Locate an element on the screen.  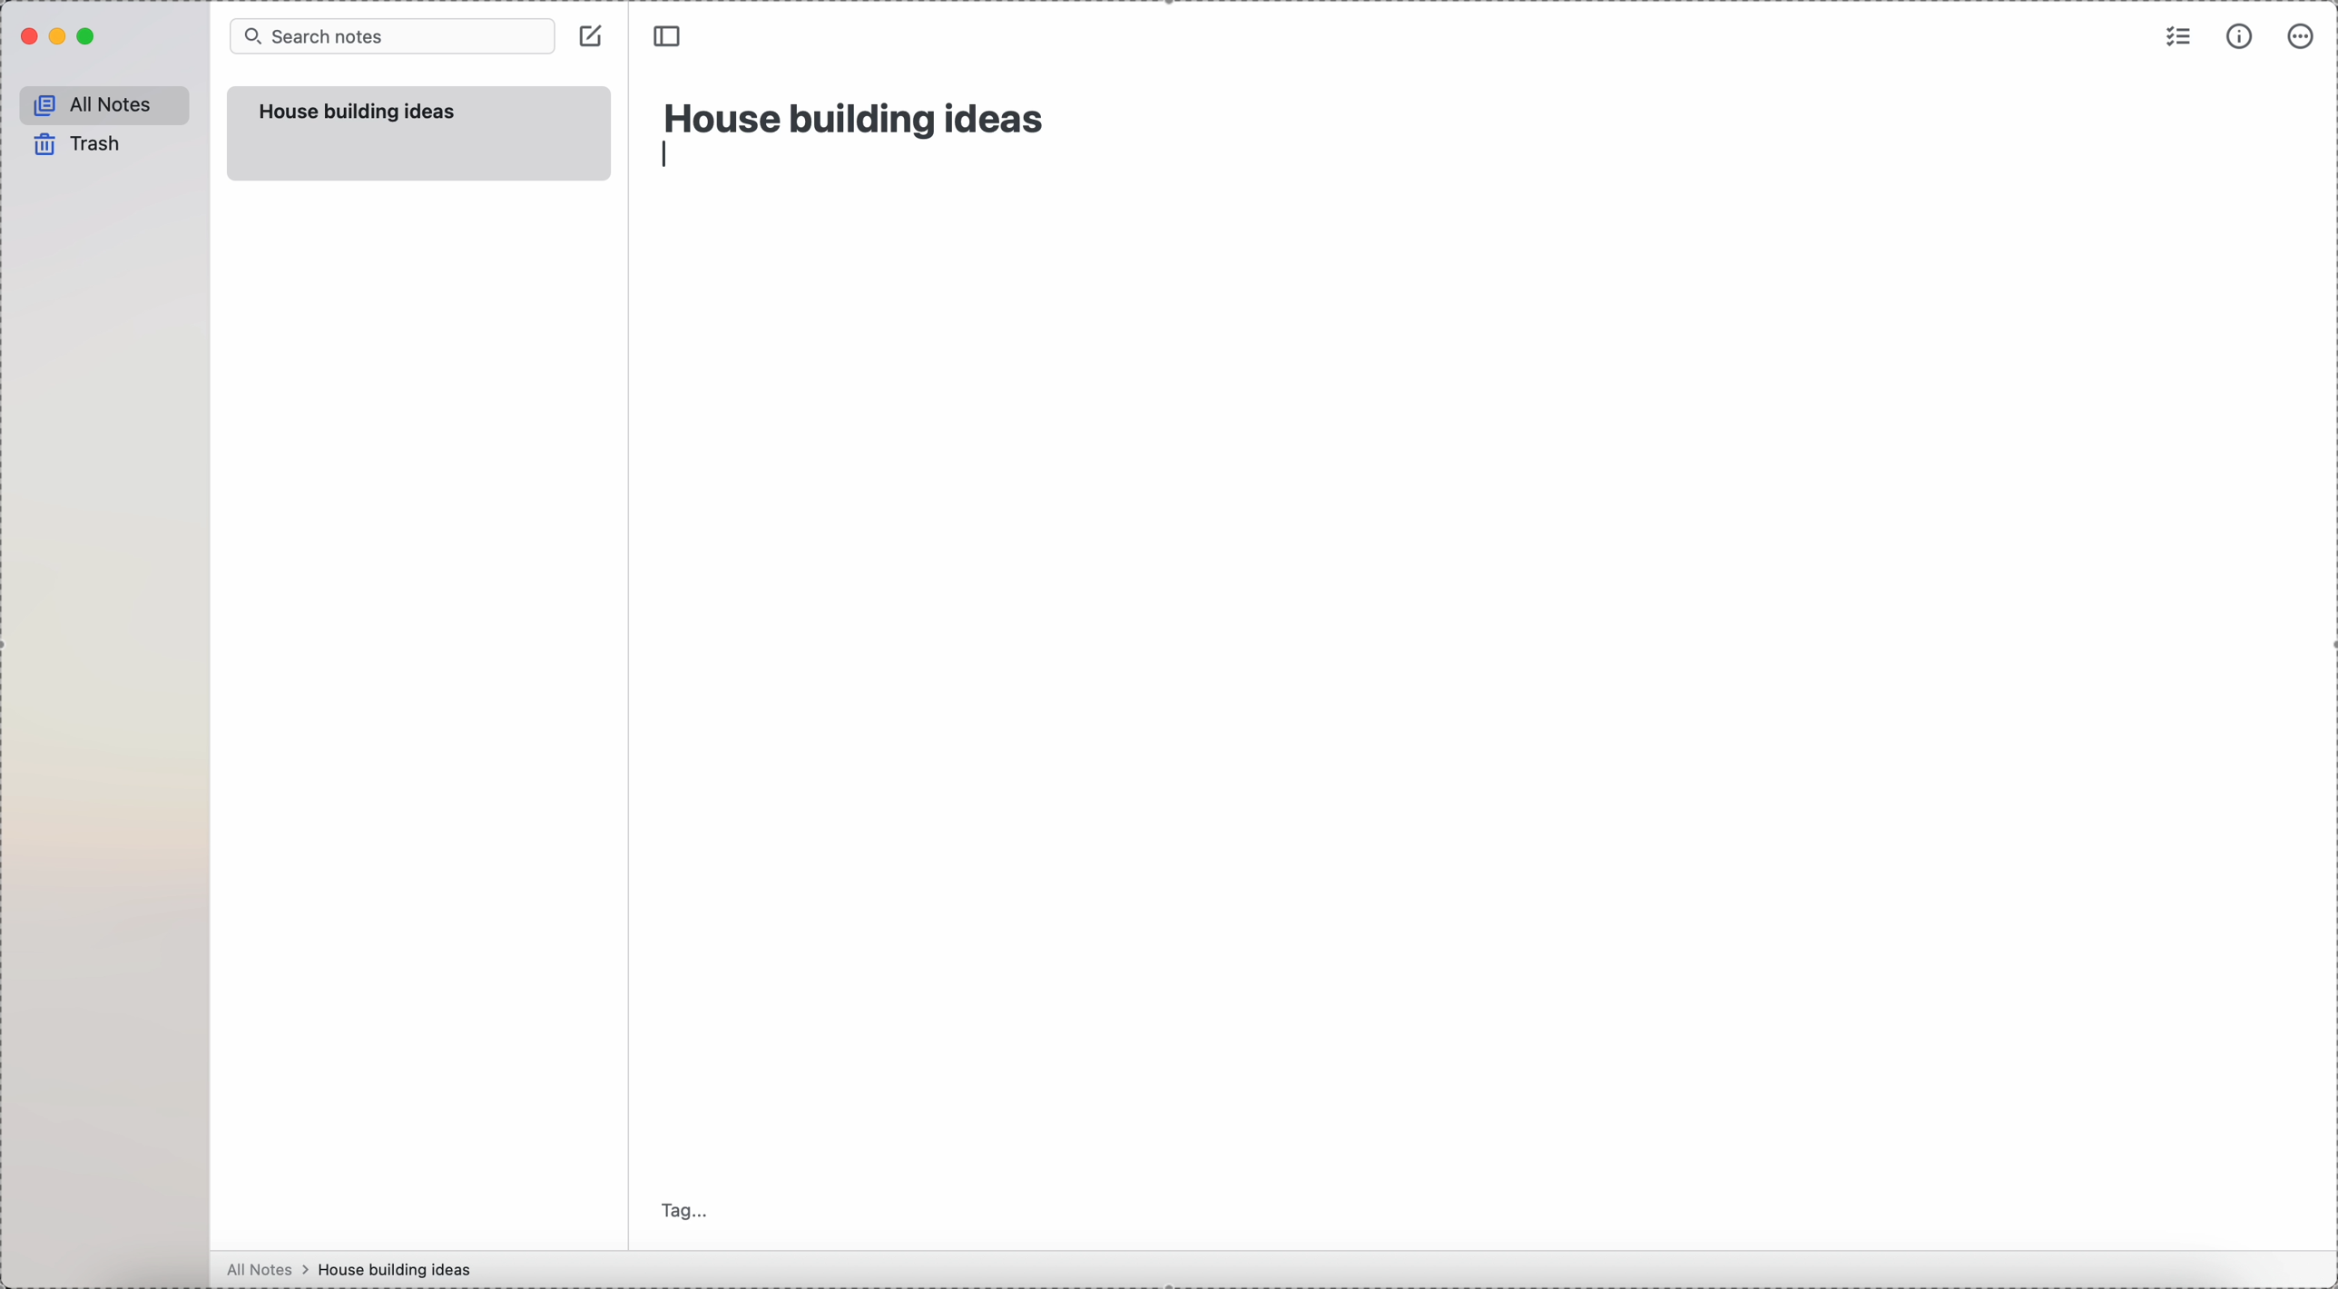
maximize Simplenote is located at coordinates (93, 37).